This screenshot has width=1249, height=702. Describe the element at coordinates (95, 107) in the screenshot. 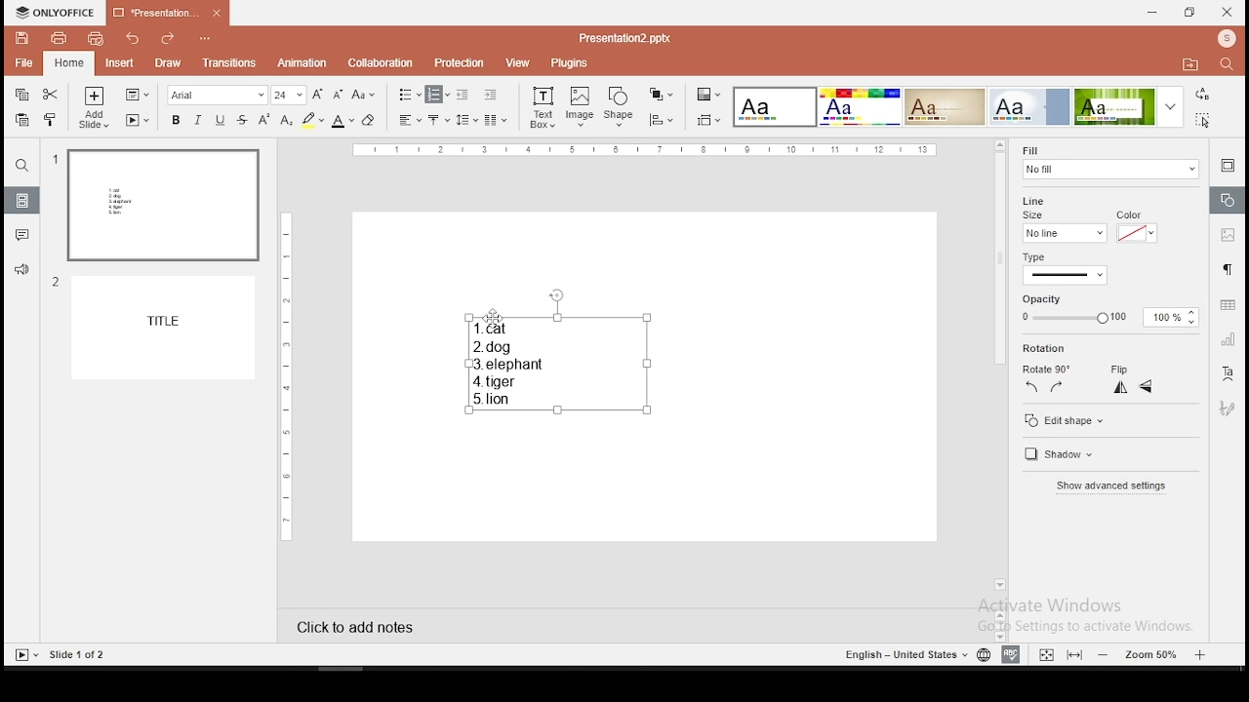

I see `add slide` at that location.